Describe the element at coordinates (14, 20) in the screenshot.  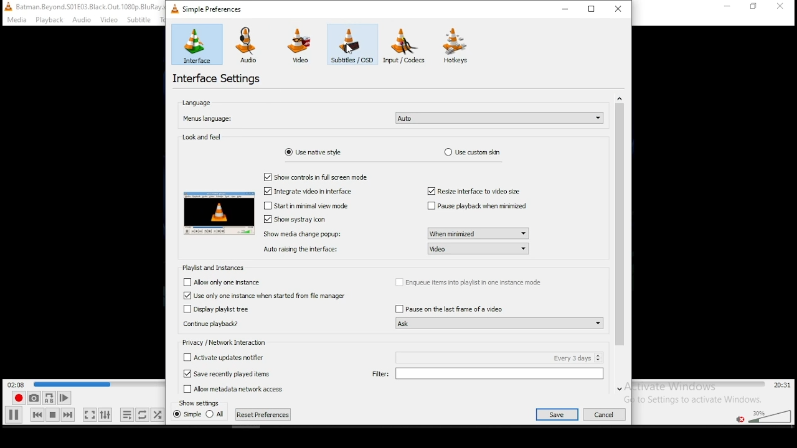
I see `` at that location.